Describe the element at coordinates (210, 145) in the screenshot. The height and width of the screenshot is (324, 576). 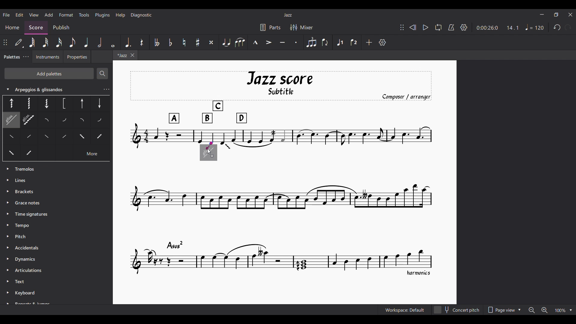
I see `Indicates point of contact` at that location.